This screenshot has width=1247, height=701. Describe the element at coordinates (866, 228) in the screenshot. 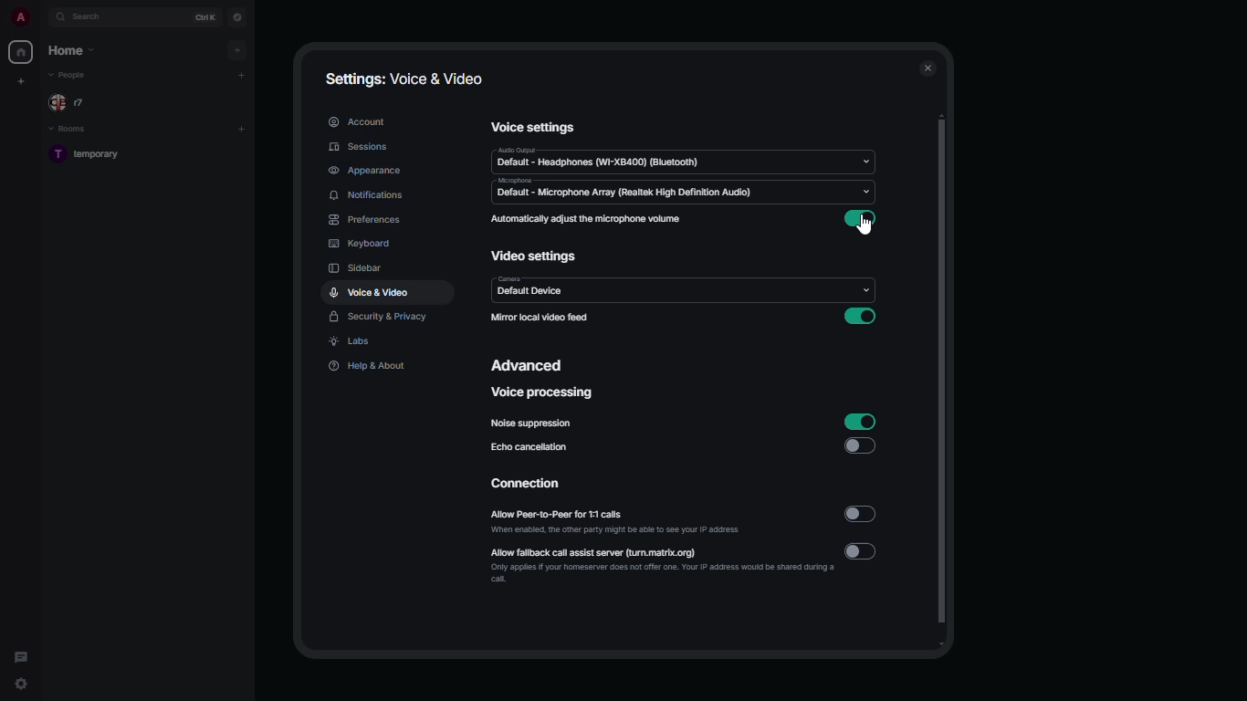

I see `cursor` at that location.